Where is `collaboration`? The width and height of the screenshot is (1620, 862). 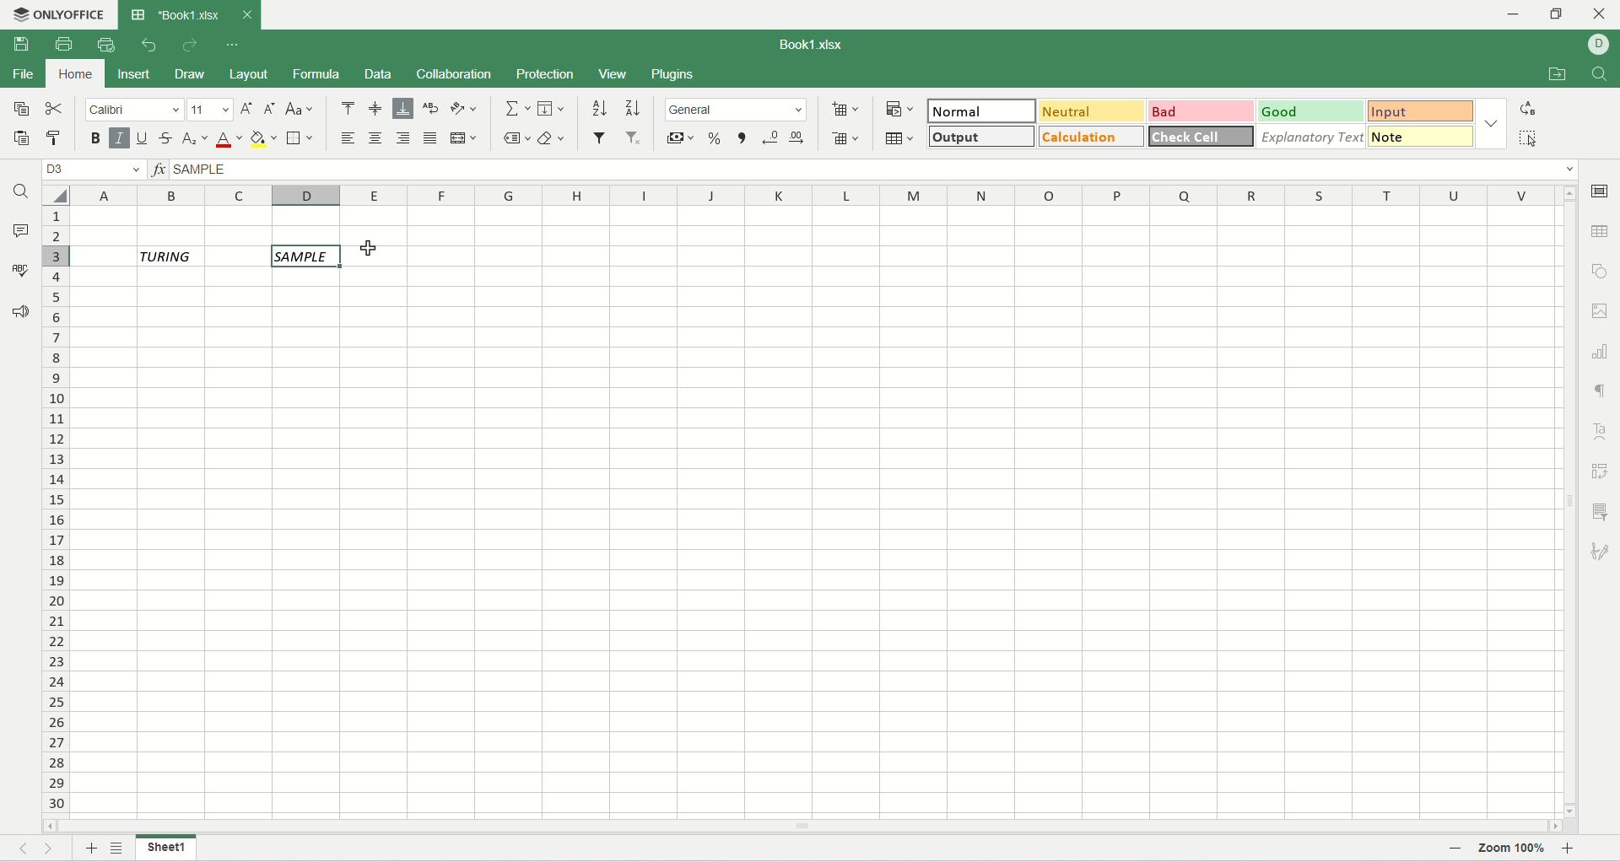 collaboration is located at coordinates (458, 76).